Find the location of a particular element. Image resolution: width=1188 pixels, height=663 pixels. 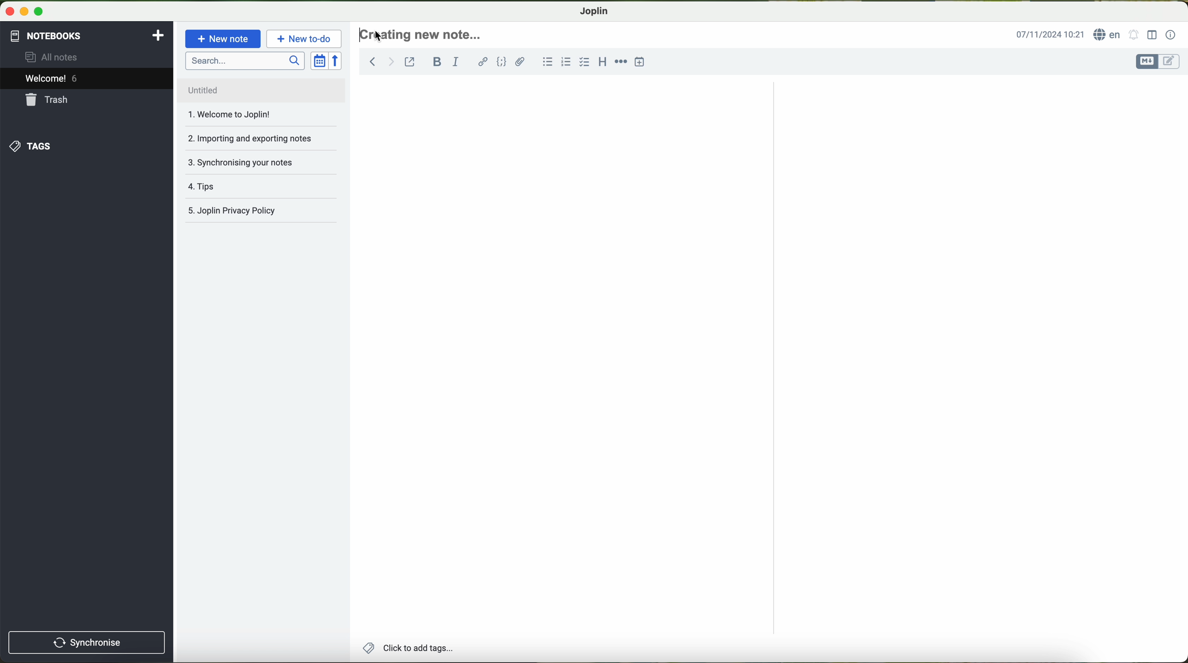

bold is located at coordinates (437, 62).